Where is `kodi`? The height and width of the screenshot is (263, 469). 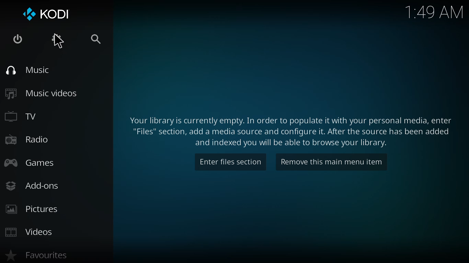
kodi is located at coordinates (44, 13).